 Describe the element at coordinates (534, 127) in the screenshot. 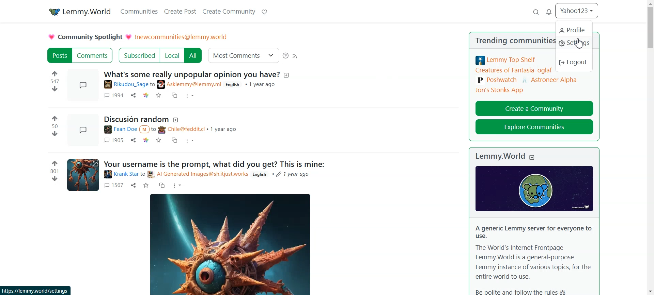

I see `Explore Communities` at that location.